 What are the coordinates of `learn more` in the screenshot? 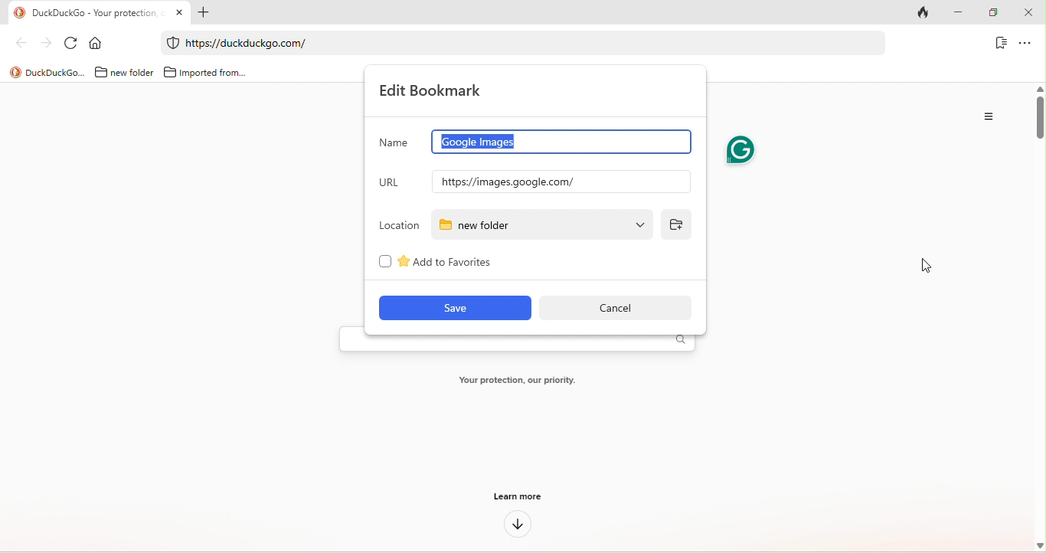 It's located at (518, 499).